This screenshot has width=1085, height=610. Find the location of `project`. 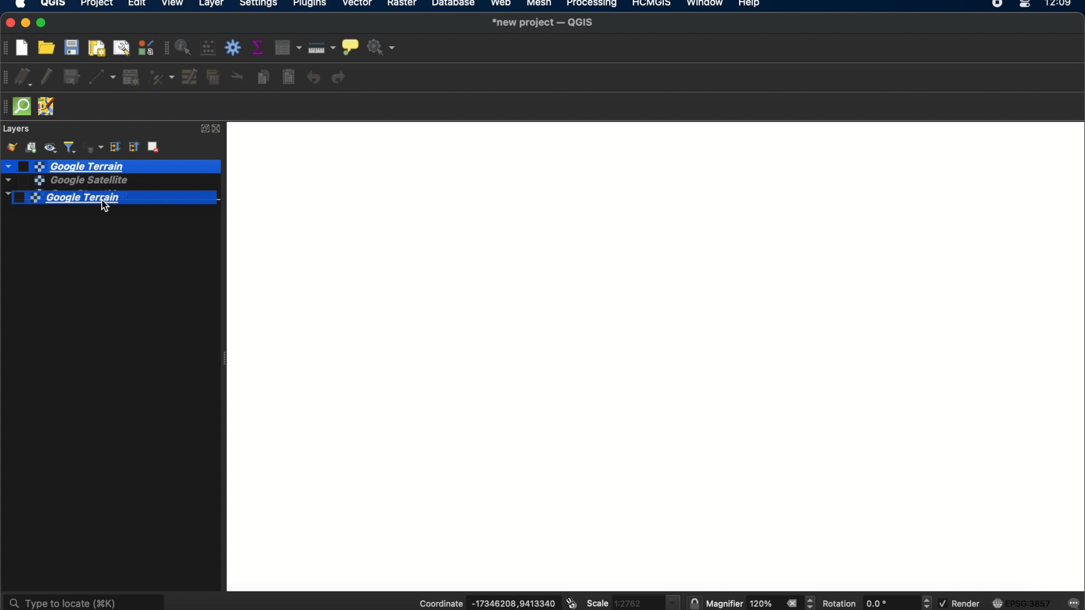

project is located at coordinates (96, 5).